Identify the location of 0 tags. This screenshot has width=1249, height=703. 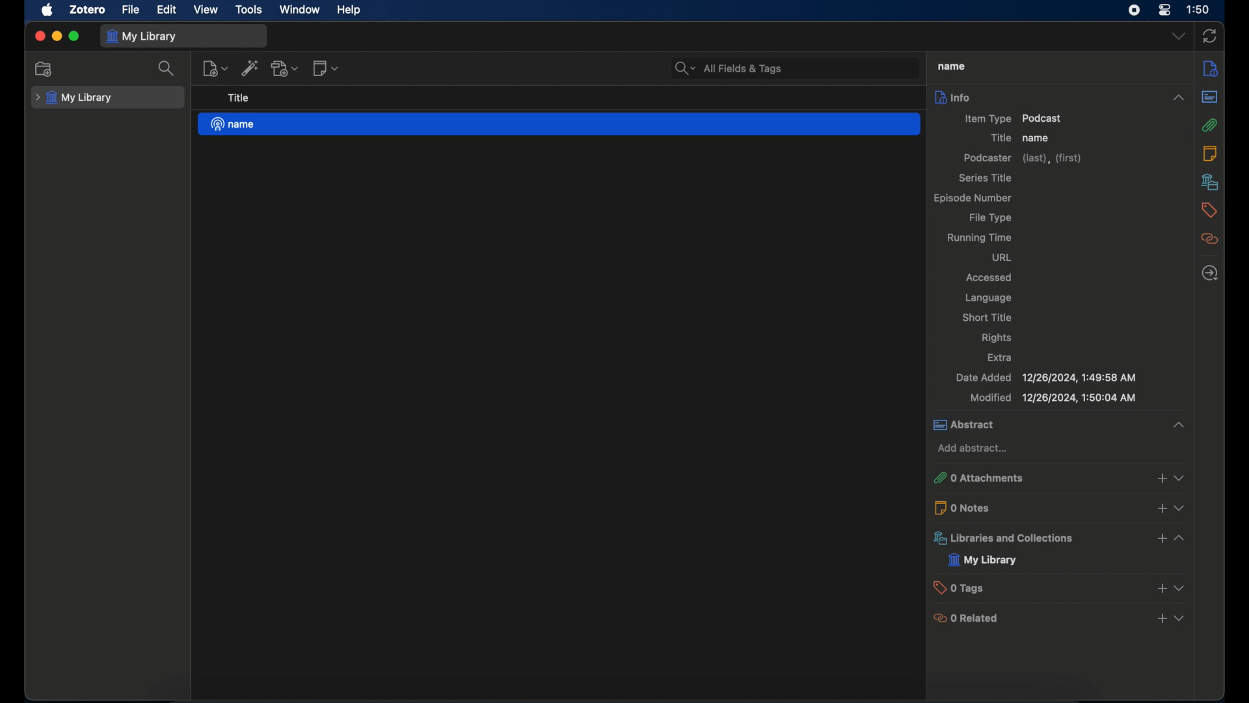
(1062, 587).